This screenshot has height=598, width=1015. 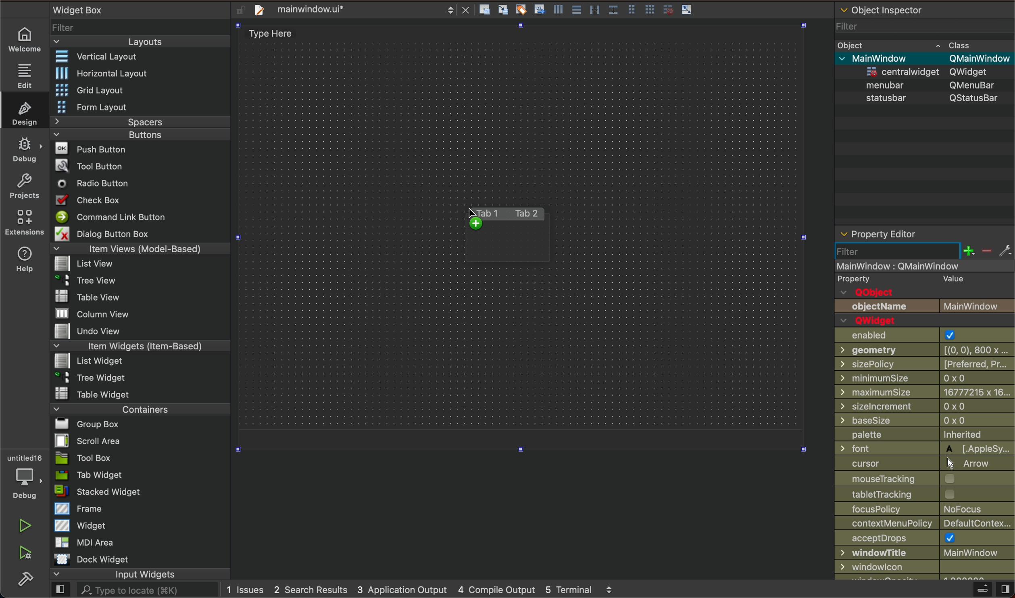 What do you see at coordinates (29, 581) in the screenshot?
I see `build` at bounding box center [29, 581].